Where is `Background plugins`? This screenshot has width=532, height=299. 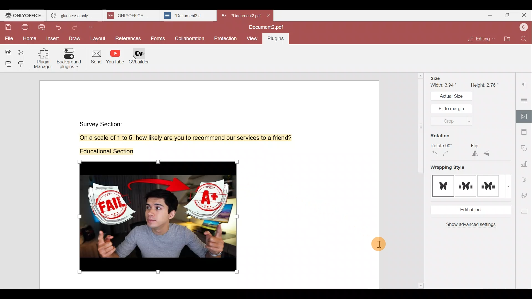
Background plugins is located at coordinates (69, 58).